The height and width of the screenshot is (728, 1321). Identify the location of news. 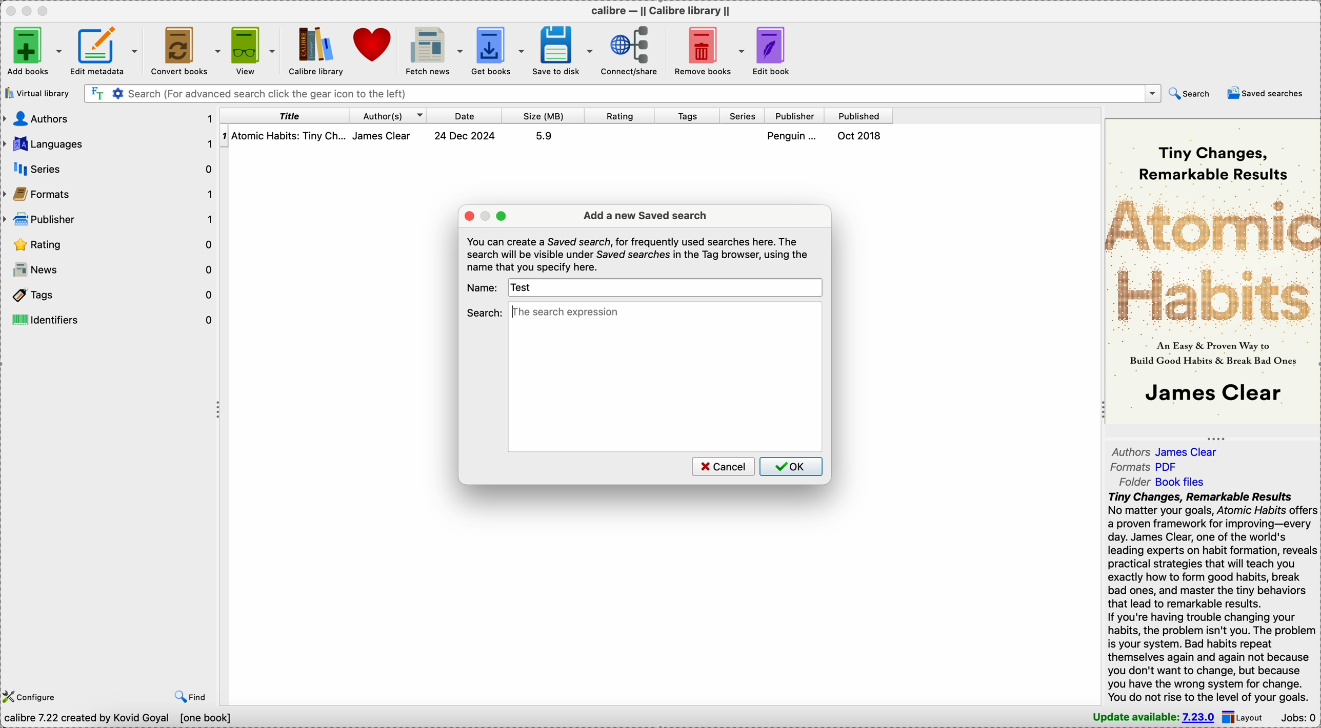
(110, 270).